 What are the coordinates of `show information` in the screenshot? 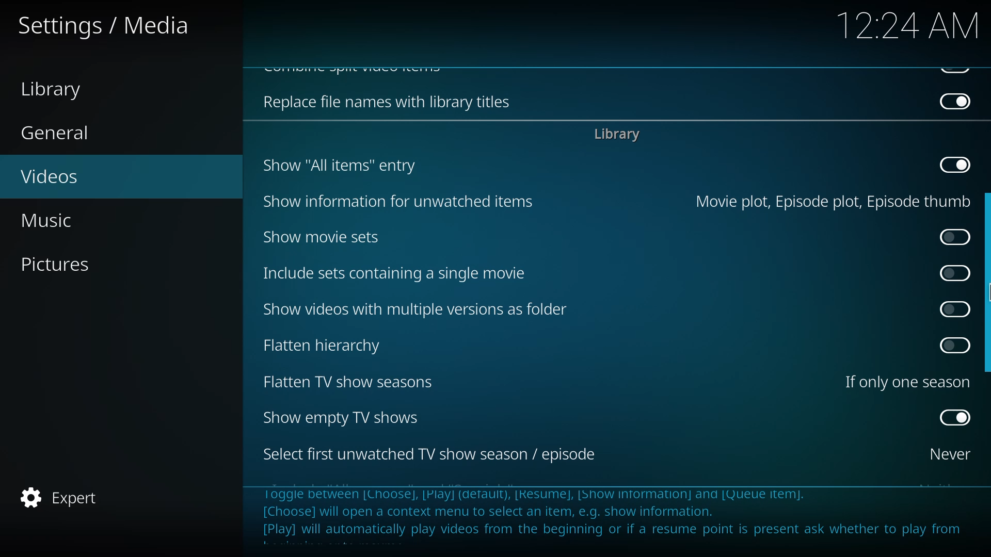 It's located at (394, 203).